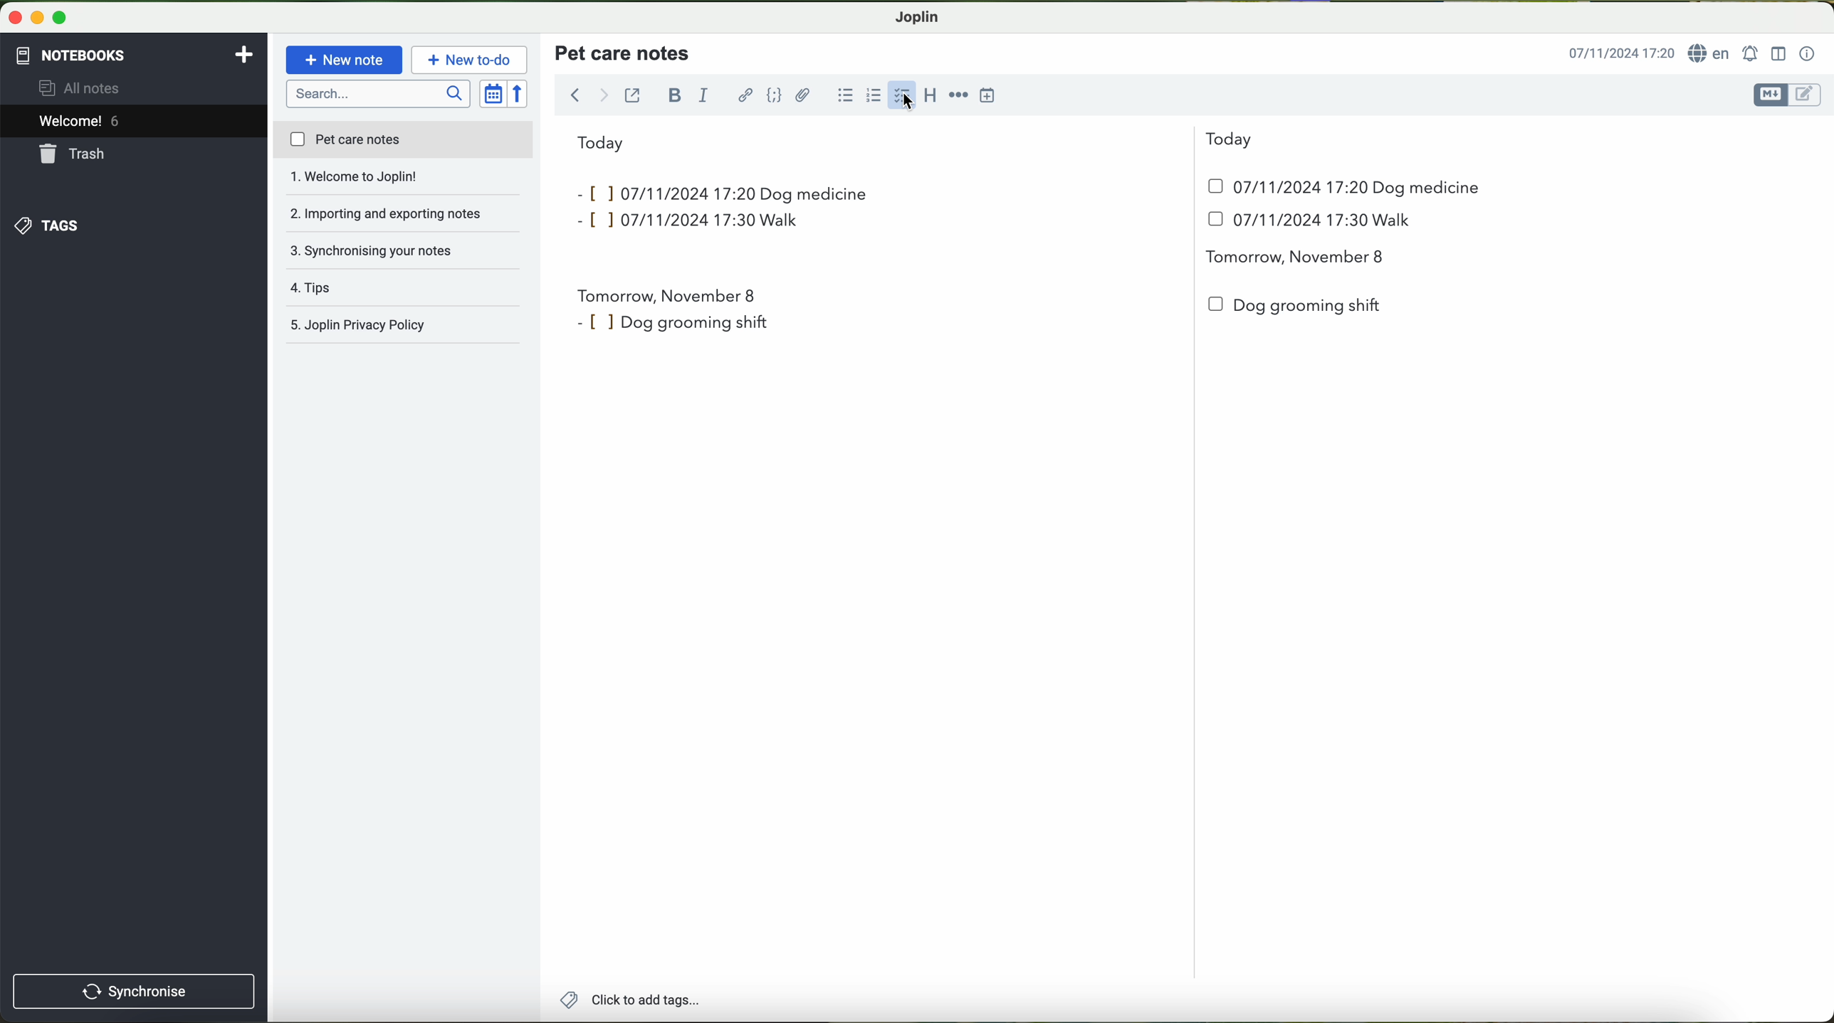 The height and width of the screenshot is (1023, 1834). I want to click on tags, so click(45, 226).